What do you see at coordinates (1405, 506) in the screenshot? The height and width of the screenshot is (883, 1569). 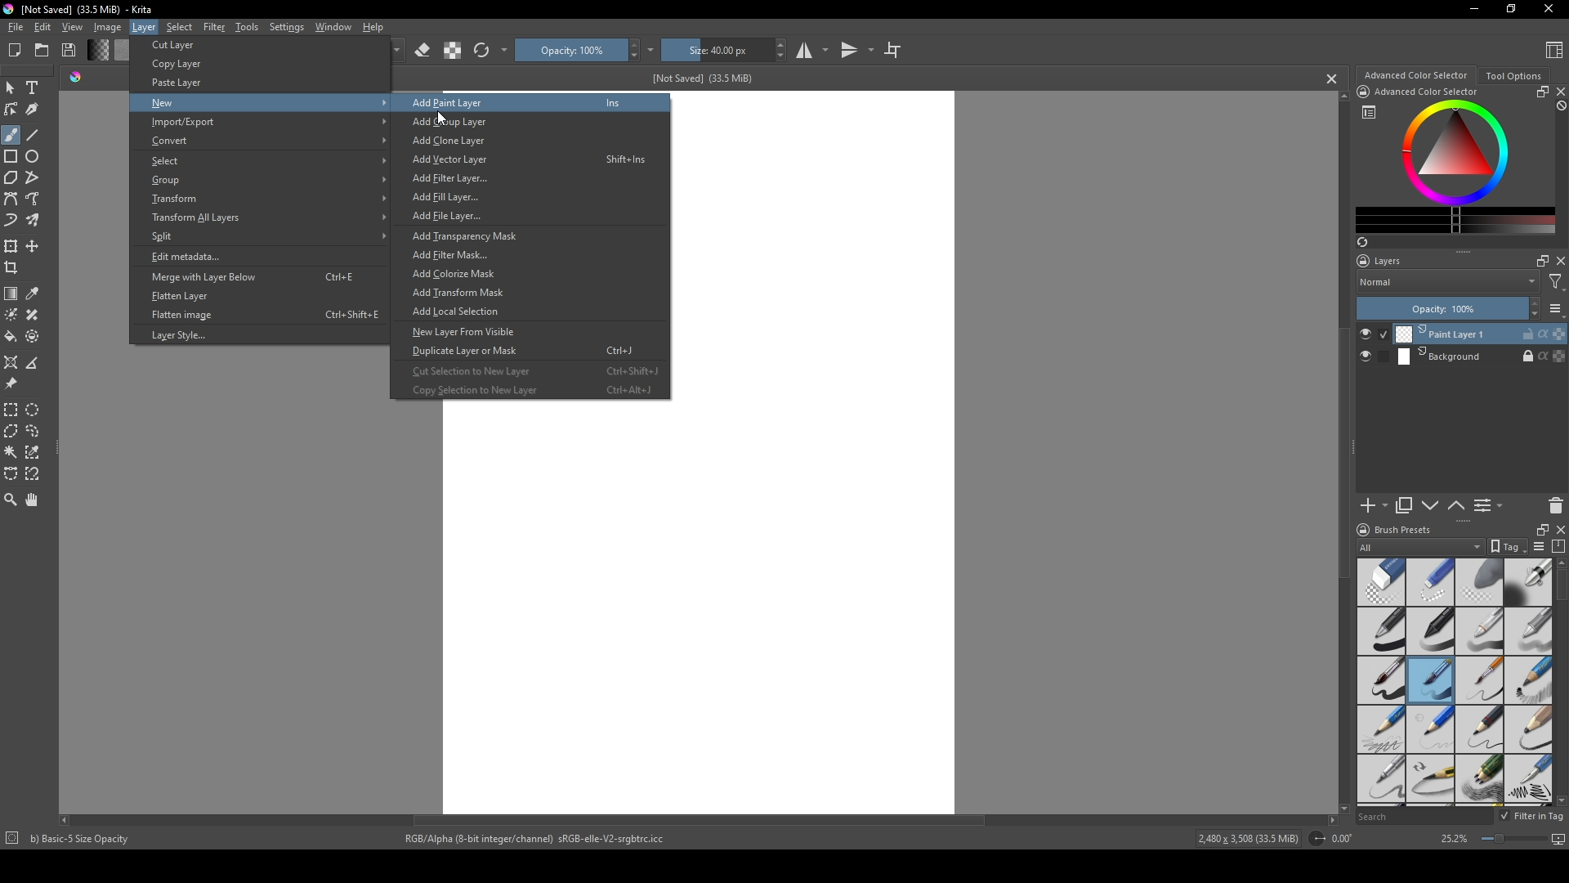 I see `copy` at bounding box center [1405, 506].